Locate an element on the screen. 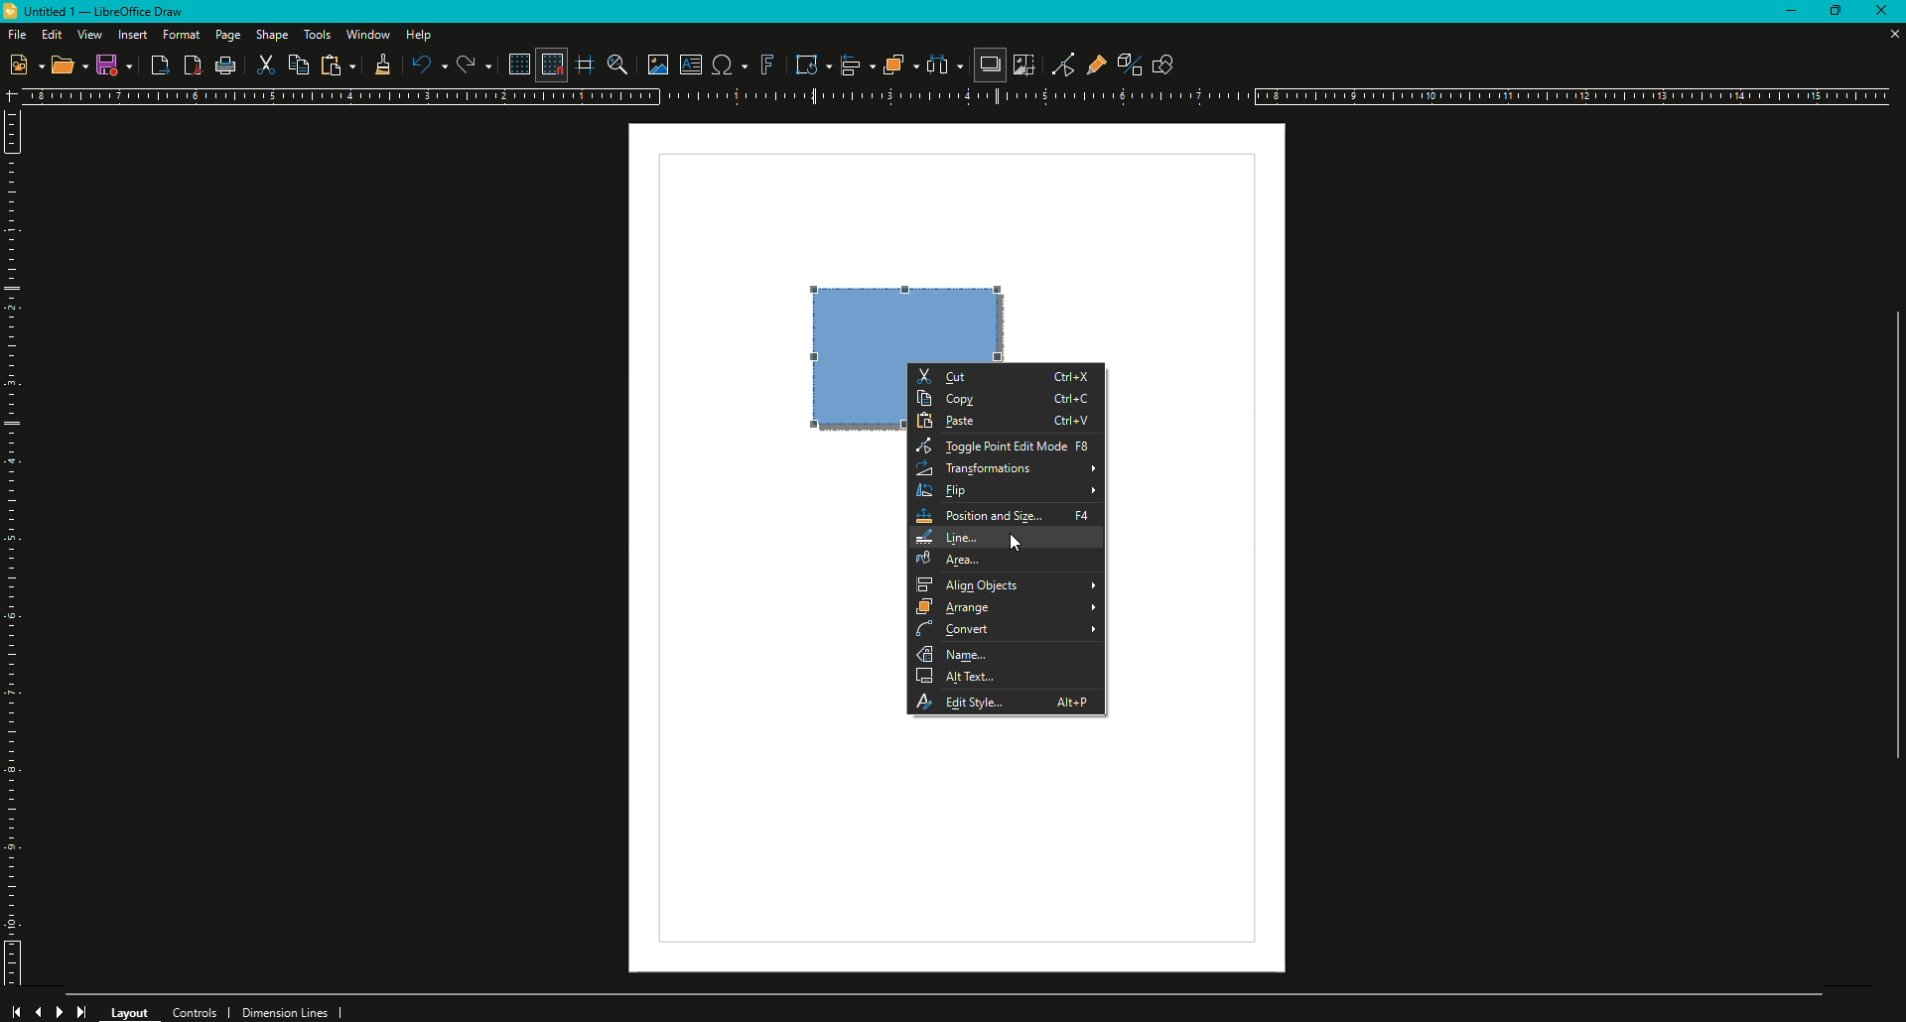 The height and width of the screenshot is (1022, 1906). Shape is located at coordinates (273, 35).